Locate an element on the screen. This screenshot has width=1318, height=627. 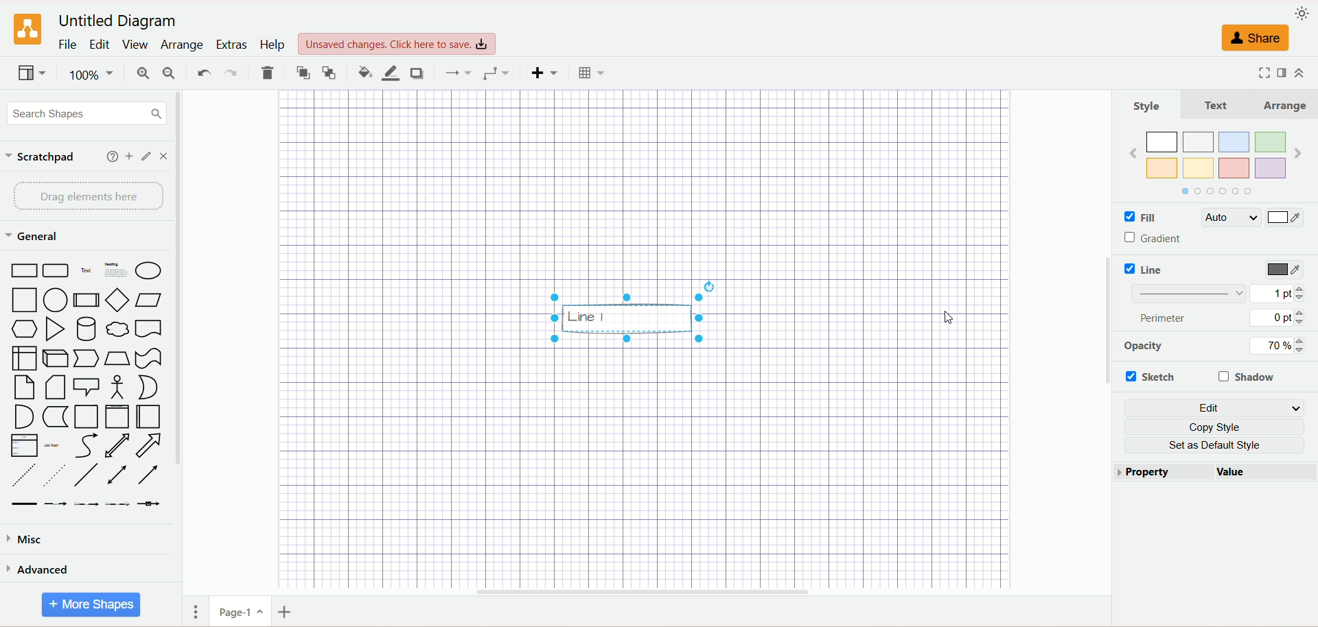
Connector with symbol is located at coordinates (148, 504).